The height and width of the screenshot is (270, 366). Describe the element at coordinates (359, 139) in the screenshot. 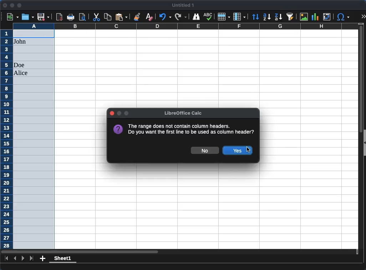

I see `scroll` at that location.